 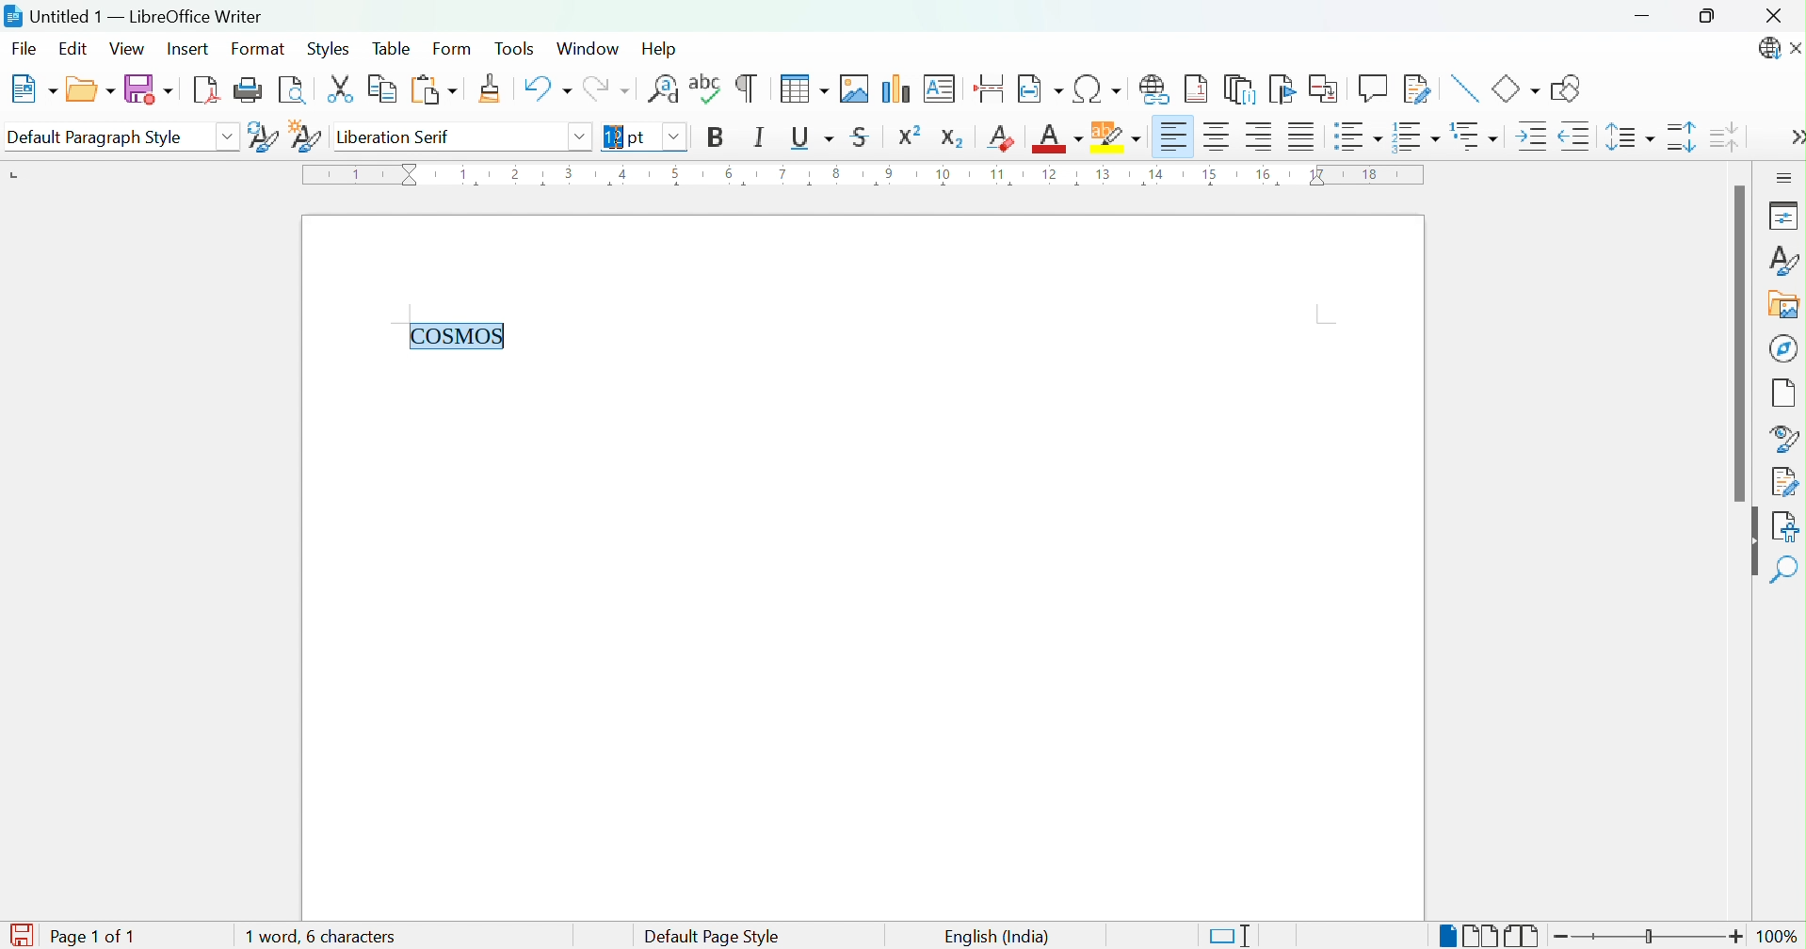 I want to click on Italic, so click(x=759, y=137).